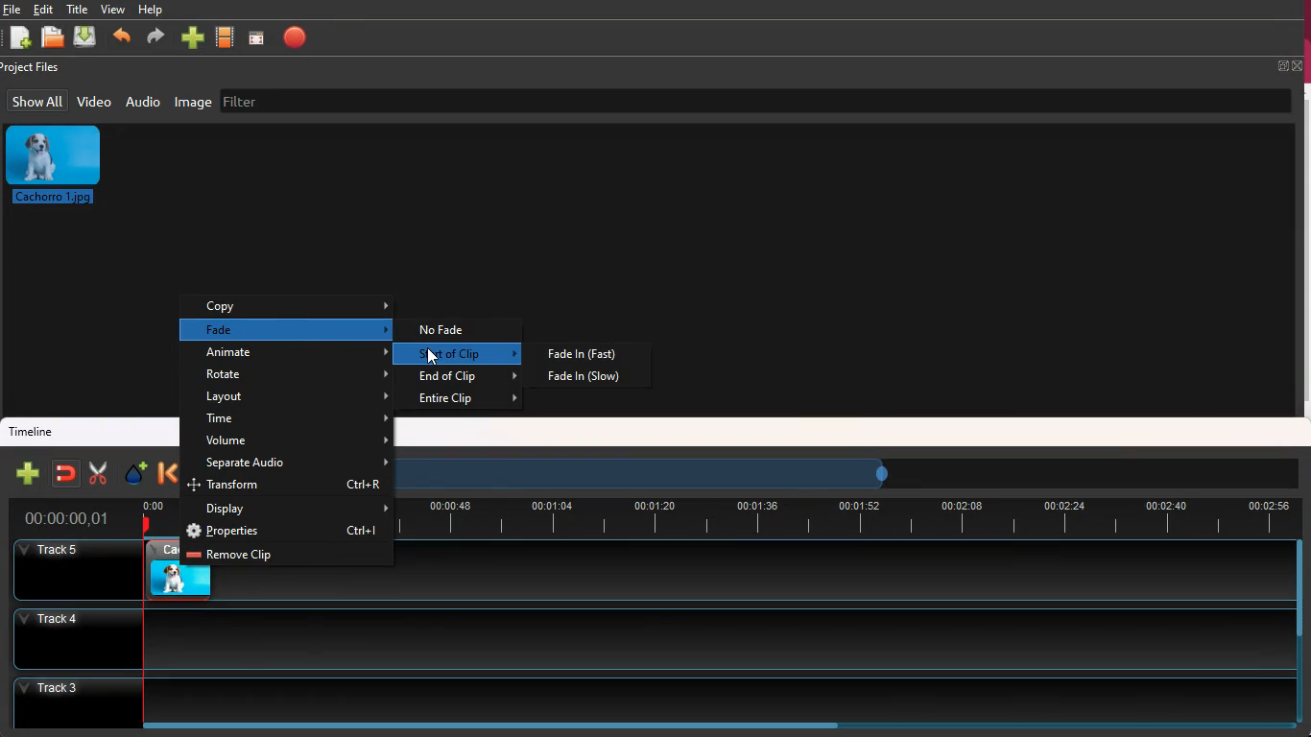  Describe the element at coordinates (433, 360) in the screenshot. I see `cursor` at that location.